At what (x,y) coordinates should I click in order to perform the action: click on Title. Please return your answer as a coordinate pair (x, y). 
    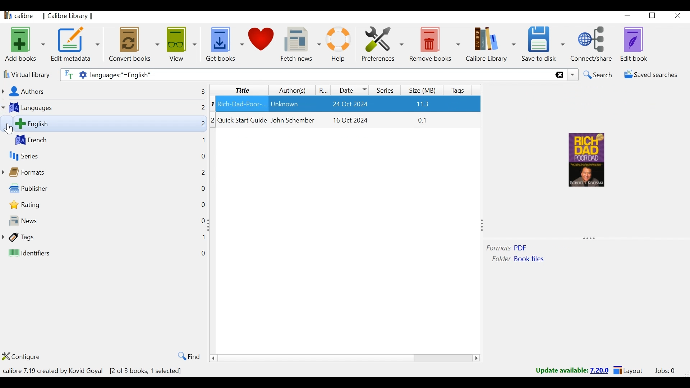
    Looking at the image, I should click on (238, 89).